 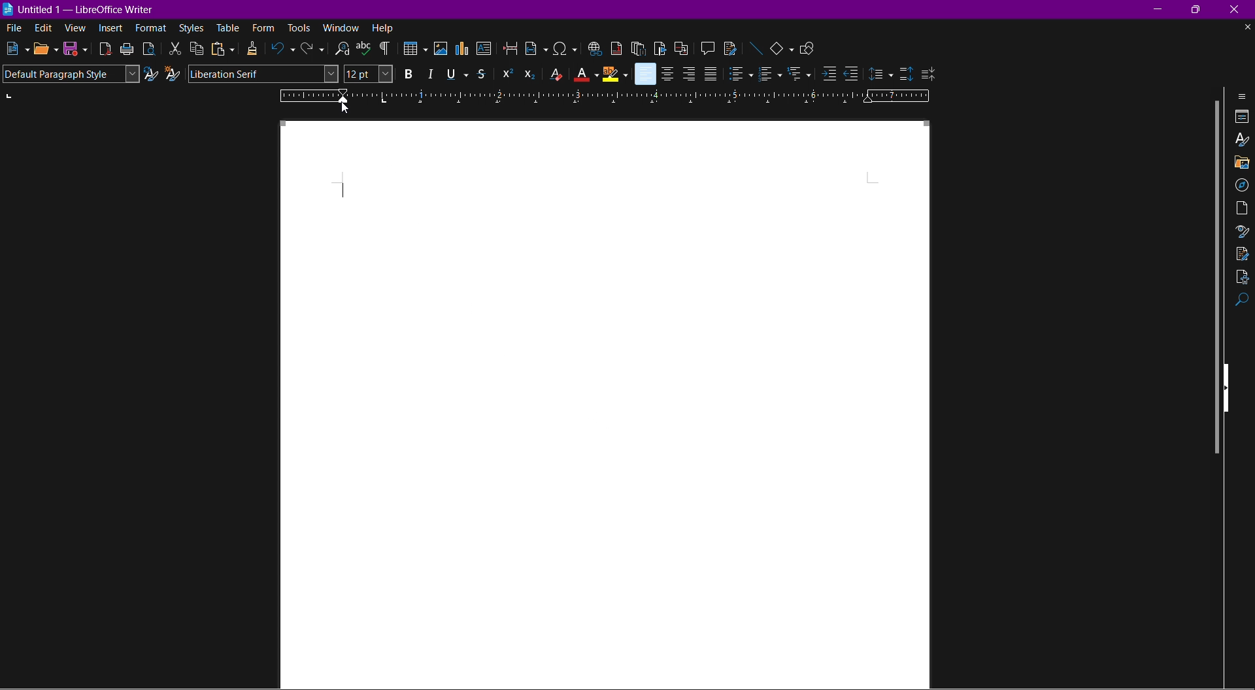 What do you see at coordinates (1242, 162) in the screenshot?
I see `Gallery` at bounding box center [1242, 162].